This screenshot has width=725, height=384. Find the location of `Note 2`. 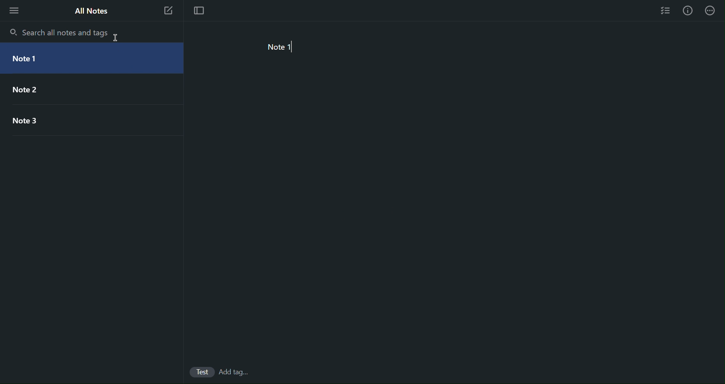

Note 2 is located at coordinates (79, 90).